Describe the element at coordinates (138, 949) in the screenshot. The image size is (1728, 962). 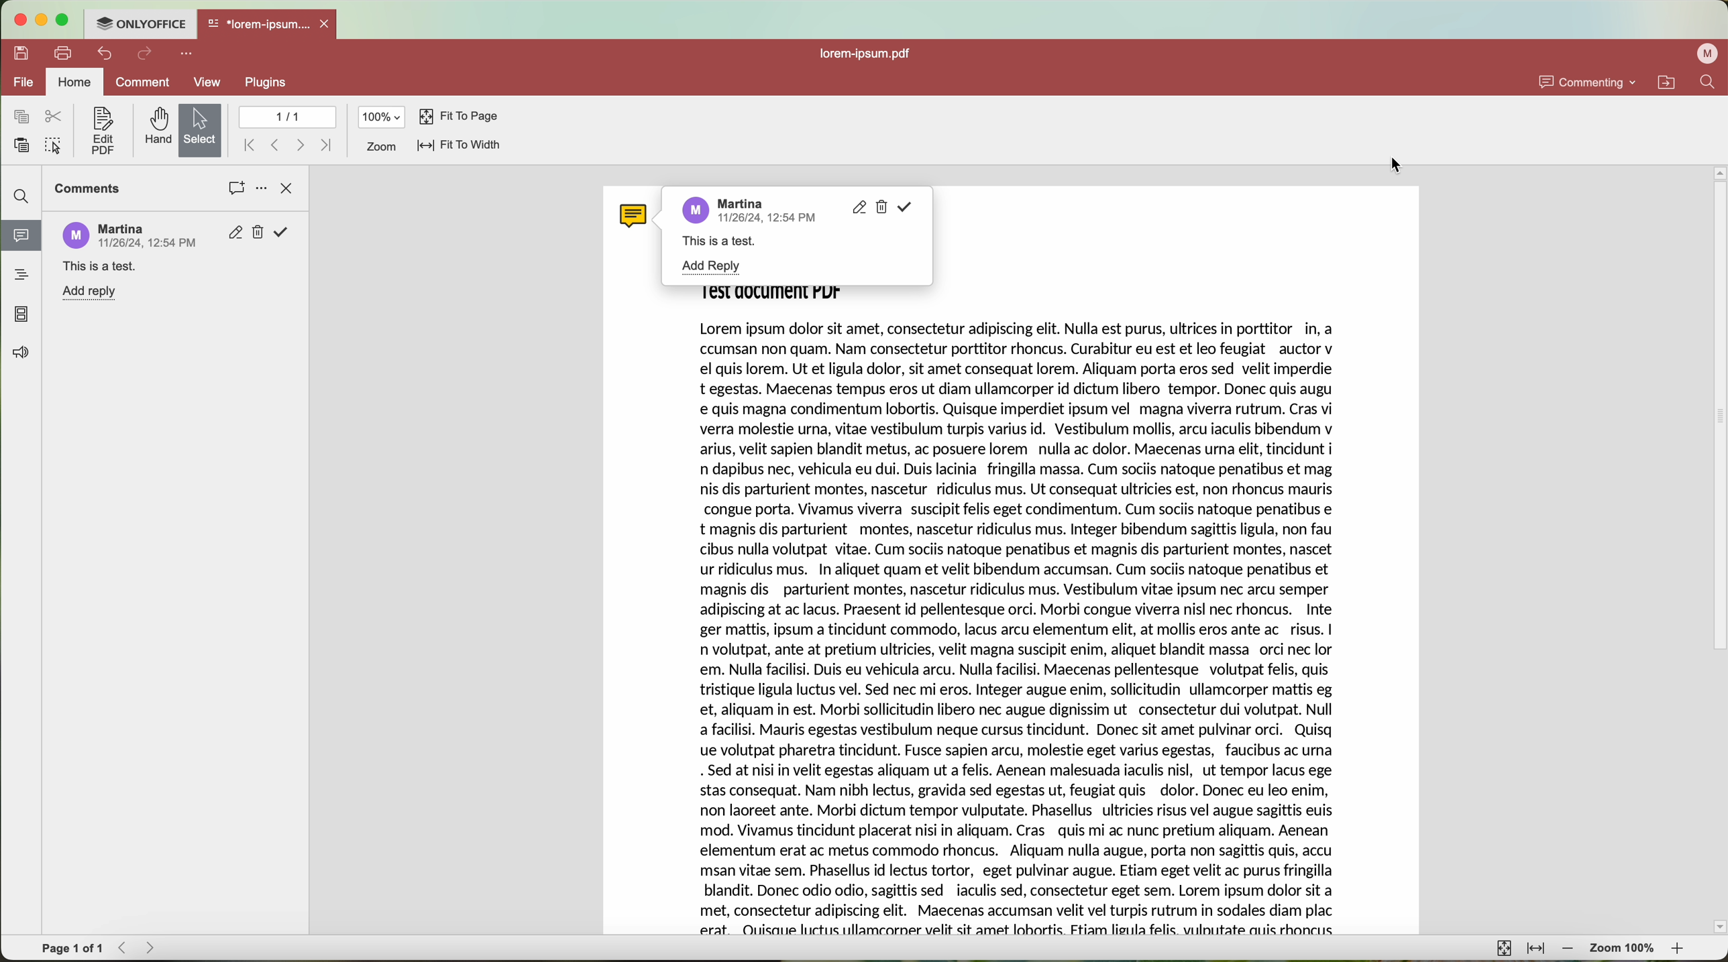
I see `navigate arrows` at that location.